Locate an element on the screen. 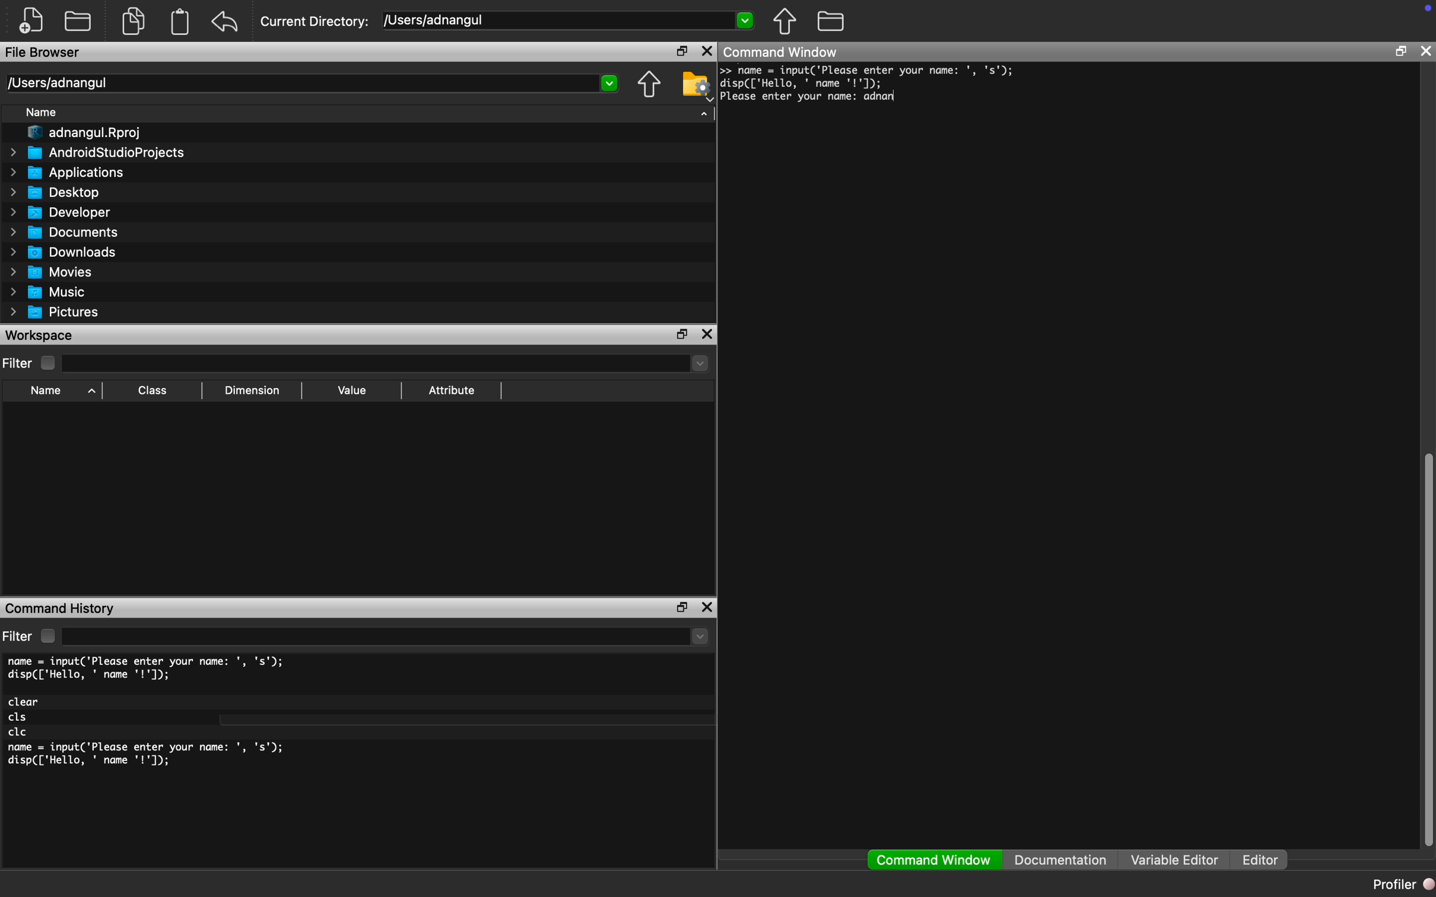 Image resolution: width=1436 pixels, height=897 pixels. Documents is located at coordinates (68, 232).